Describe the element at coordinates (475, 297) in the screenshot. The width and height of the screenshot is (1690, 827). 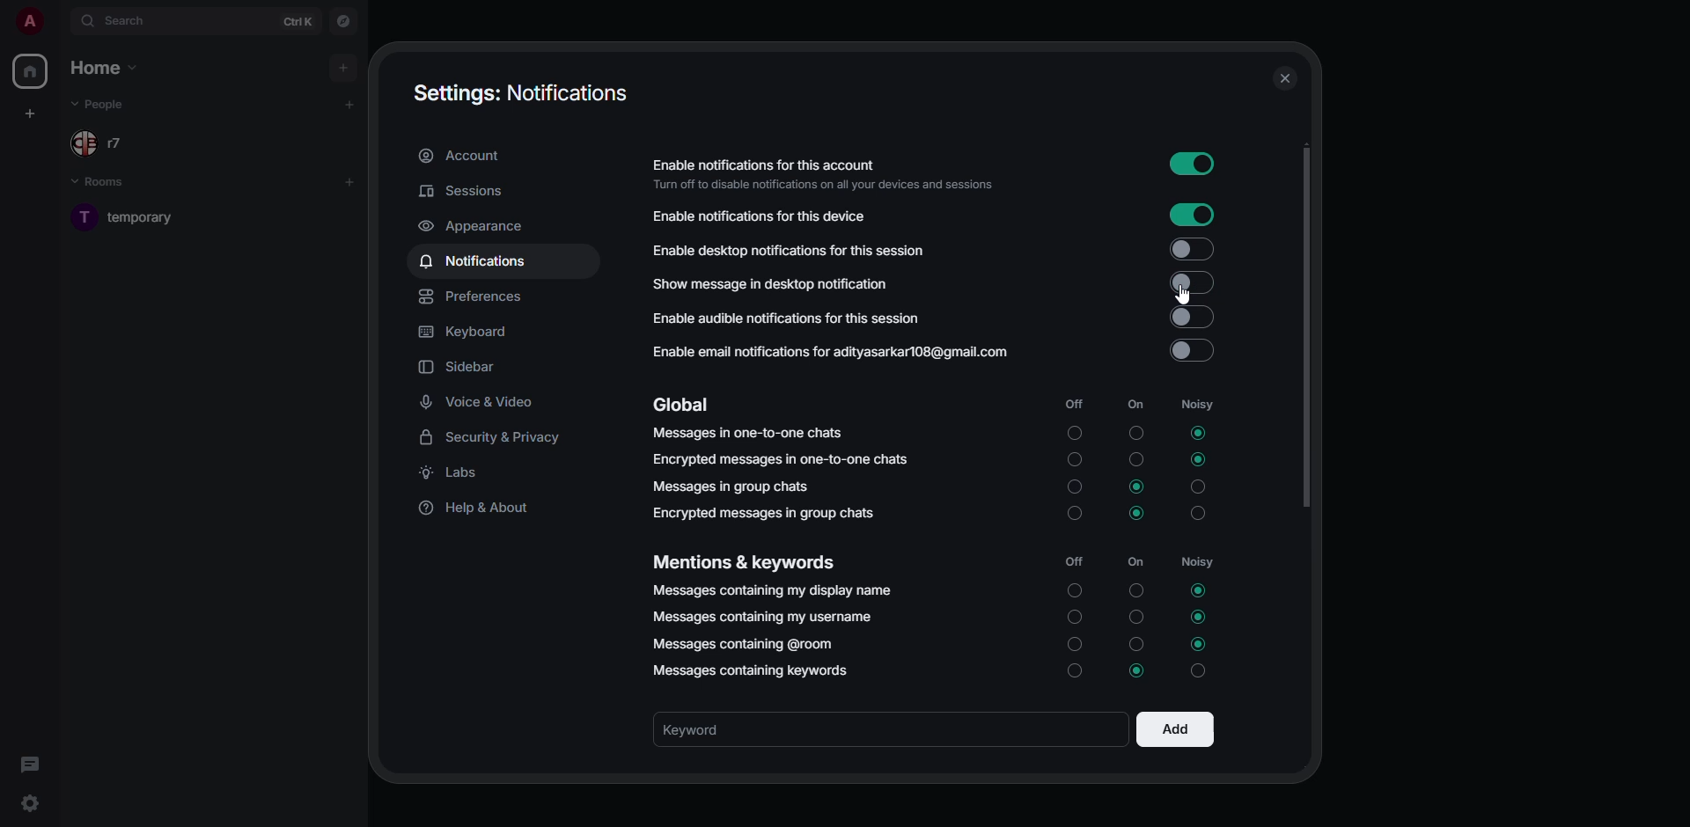
I see `preferences` at that location.